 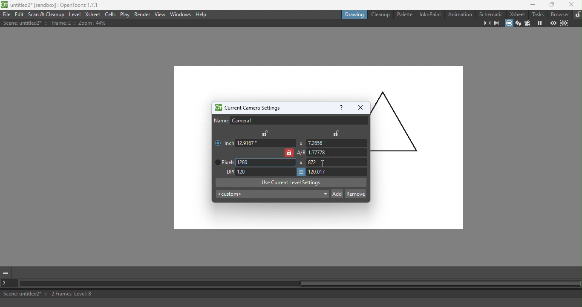 I want to click on Safe area, so click(x=487, y=23).